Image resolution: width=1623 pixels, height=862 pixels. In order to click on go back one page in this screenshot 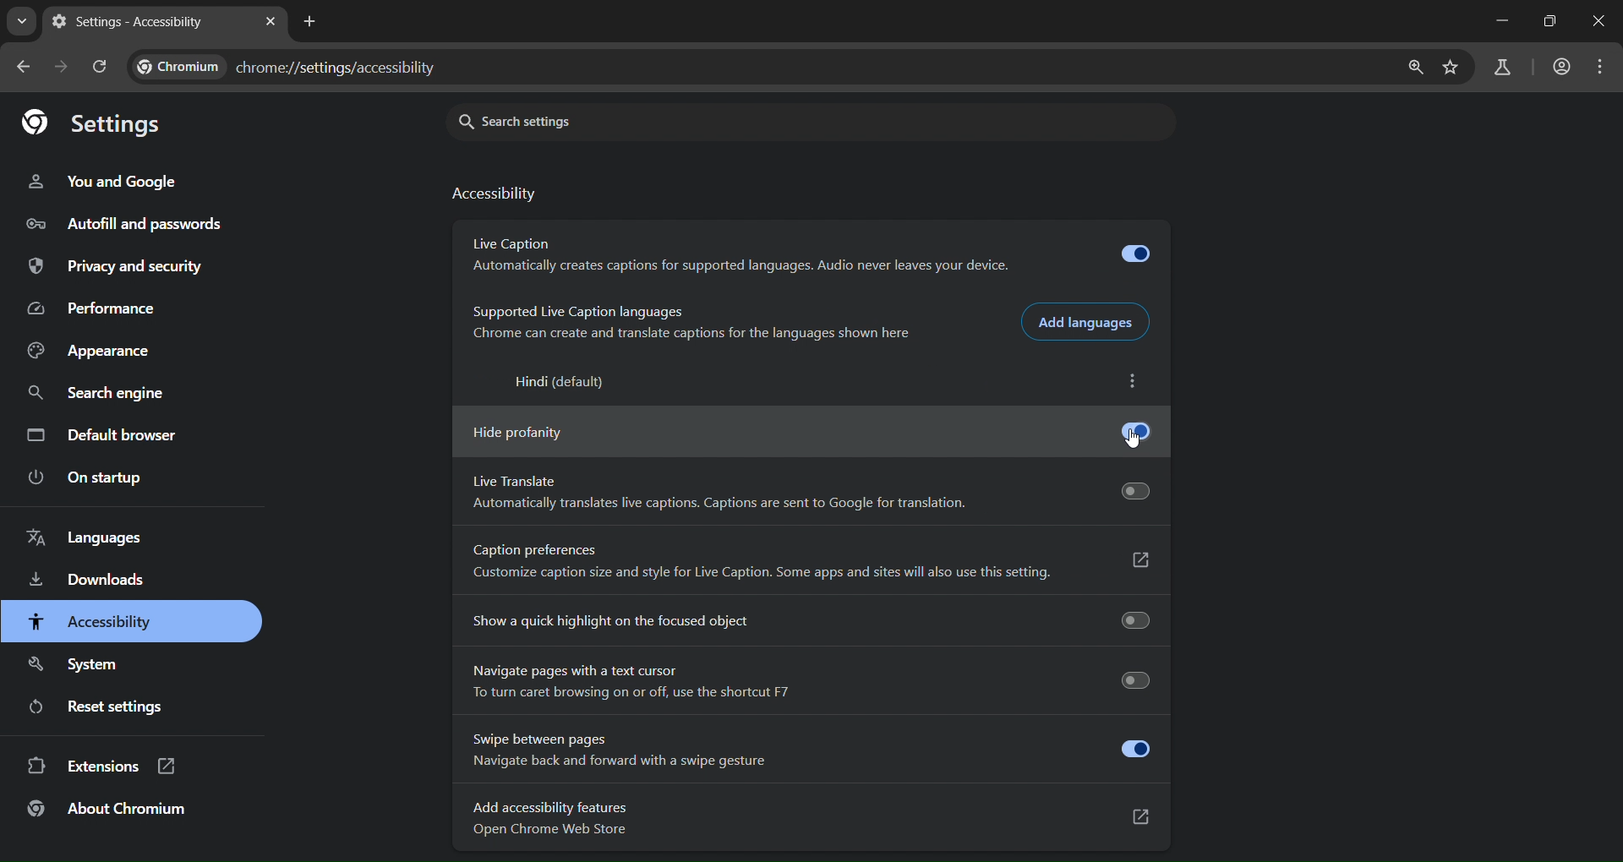, I will do `click(22, 67)`.